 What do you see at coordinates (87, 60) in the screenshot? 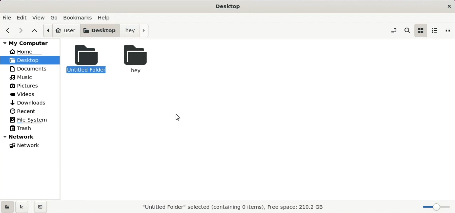
I see `untitled folder` at bounding box center [87, 60].